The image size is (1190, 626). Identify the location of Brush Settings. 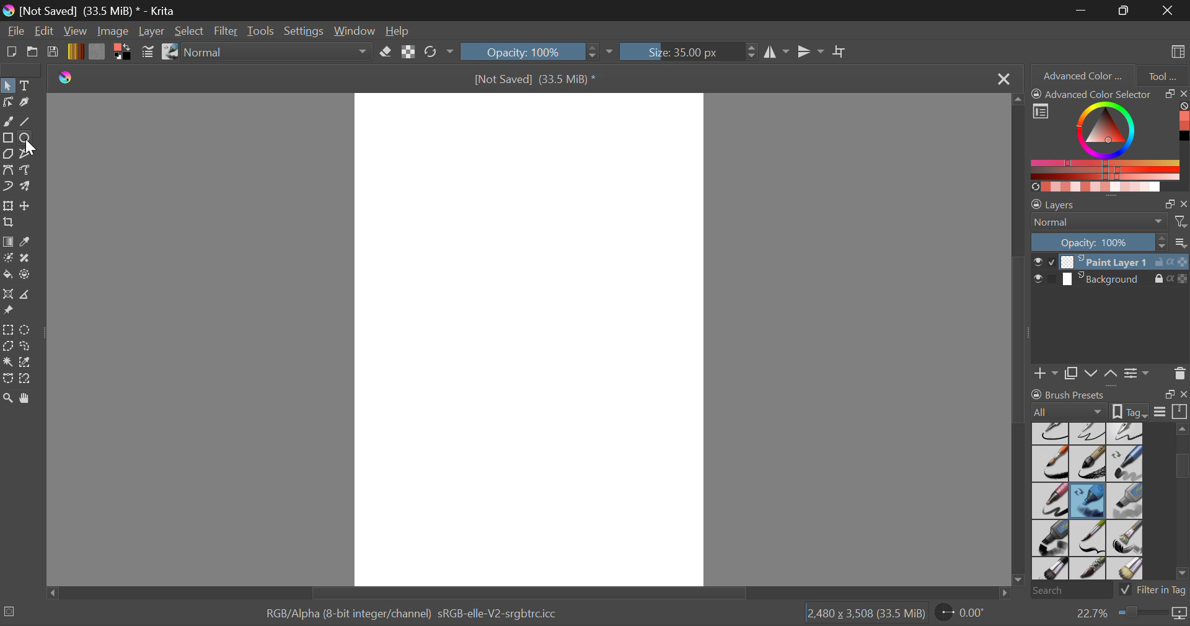
(147, 53).